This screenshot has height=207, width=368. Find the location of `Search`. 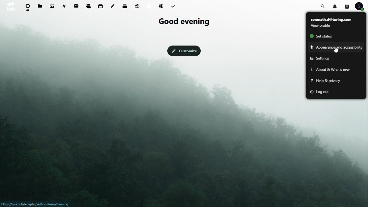

Search is located at coordinates (324, 5).